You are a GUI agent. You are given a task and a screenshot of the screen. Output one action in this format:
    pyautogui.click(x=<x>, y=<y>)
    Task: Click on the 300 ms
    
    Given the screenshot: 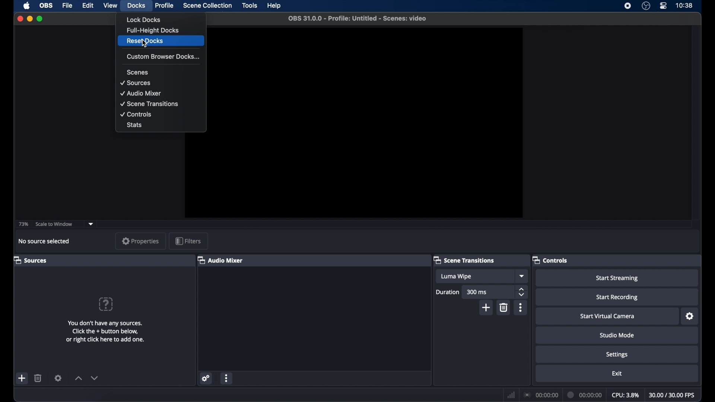 What is the action you would take?
    pyautogui.click(x=477, y=292)
    